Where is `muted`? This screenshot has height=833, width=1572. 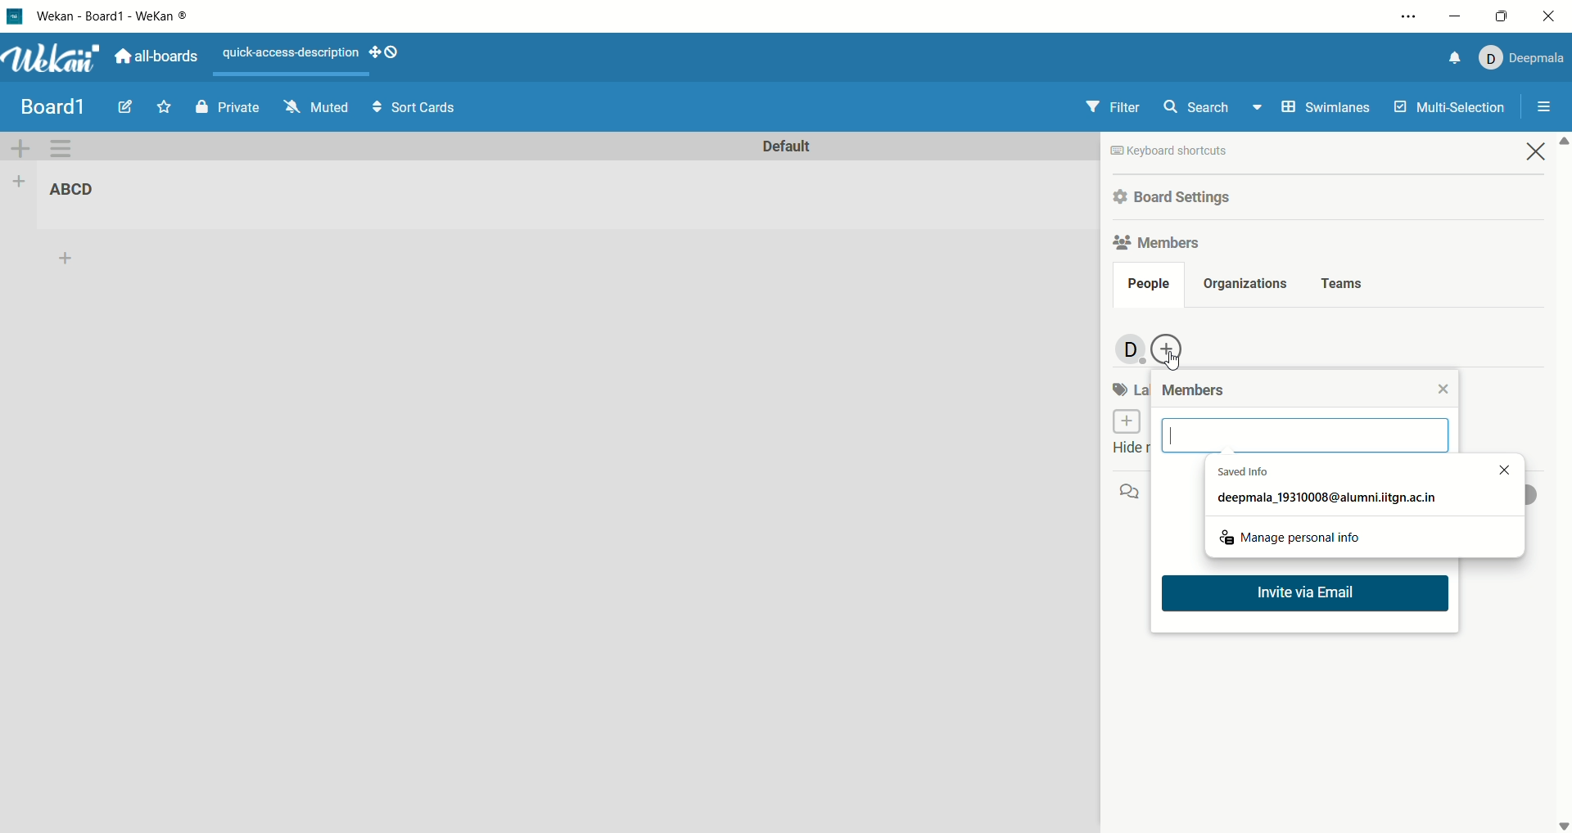
muted is located at coordinates (317, 107).